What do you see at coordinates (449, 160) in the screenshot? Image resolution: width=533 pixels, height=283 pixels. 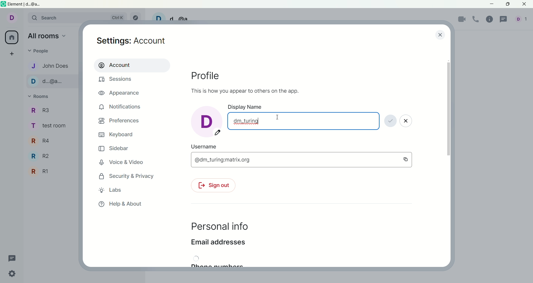 I see `vertical scroll bar` at bounding box center [449, 160].